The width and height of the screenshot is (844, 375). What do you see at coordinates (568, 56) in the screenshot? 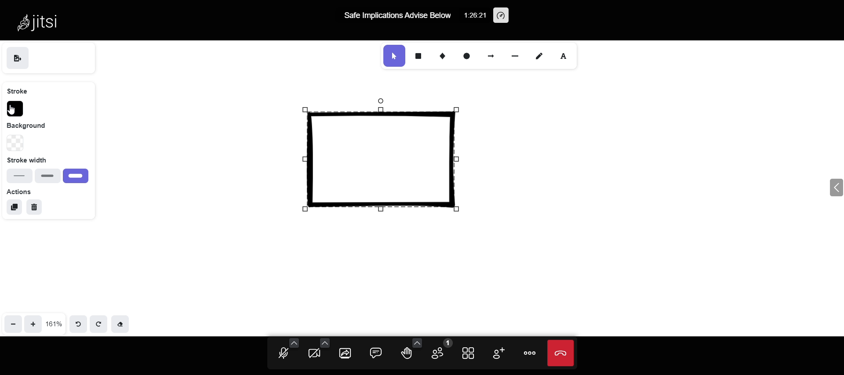
I see `font` at bounding box center [568, 56].